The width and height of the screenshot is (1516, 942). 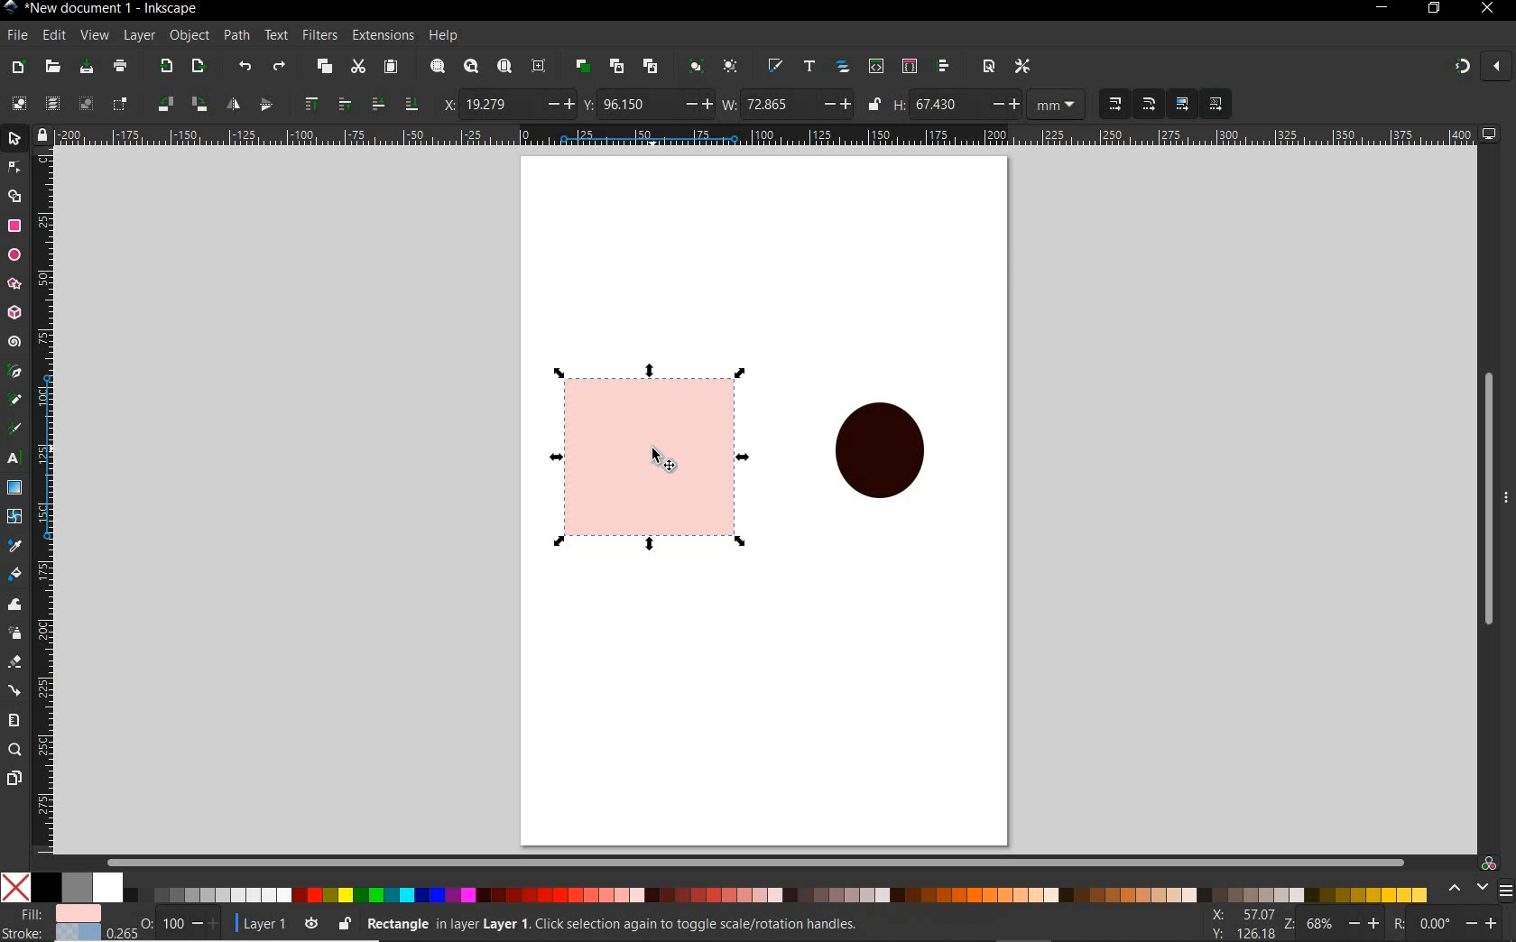 I want to click on tweak tool, so click(x=14, y=606).